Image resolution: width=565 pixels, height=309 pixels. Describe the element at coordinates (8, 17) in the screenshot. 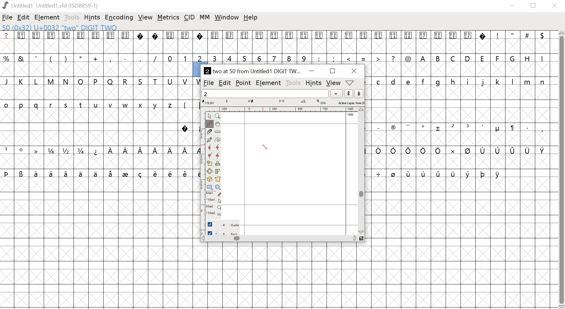

I see `file` at that location.